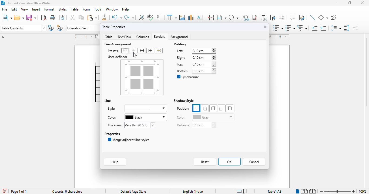  What do you see at coordinates (211, 17) in the screenshot?
I see `insert page break` at bounding box center [211, 17].